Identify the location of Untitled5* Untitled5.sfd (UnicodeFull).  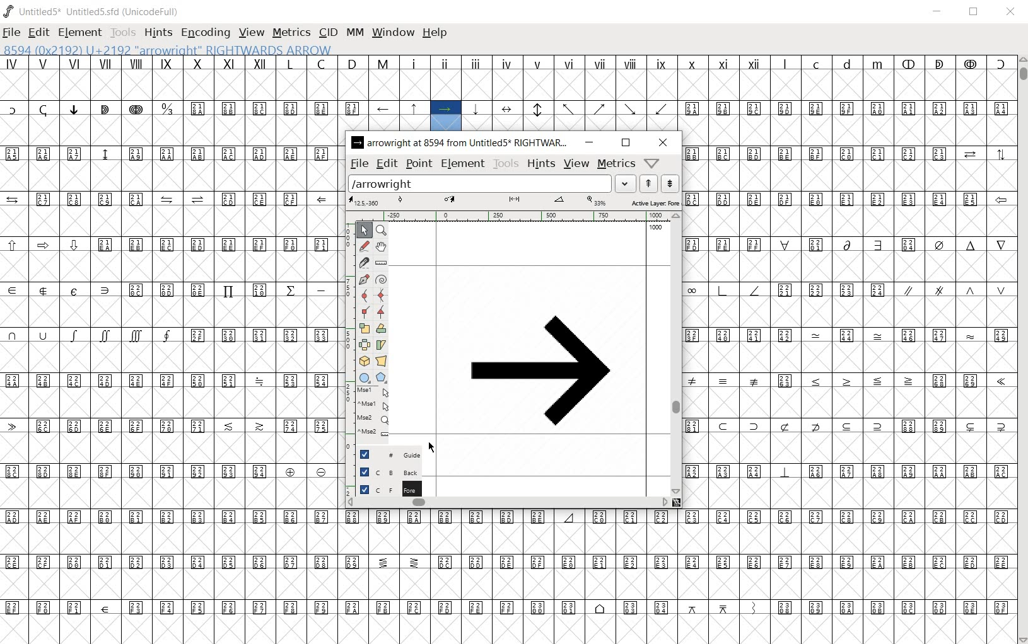
(93, 11).